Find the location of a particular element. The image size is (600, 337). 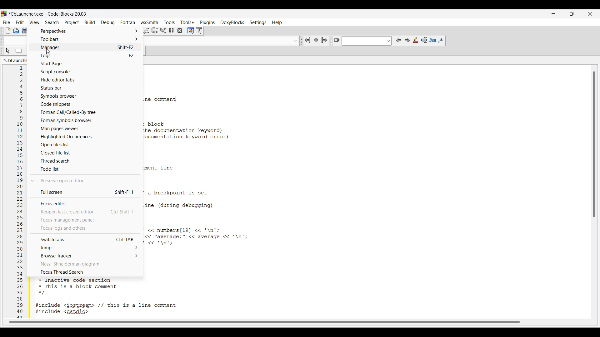

wxSmith menu is located at coordinates (150, 22).